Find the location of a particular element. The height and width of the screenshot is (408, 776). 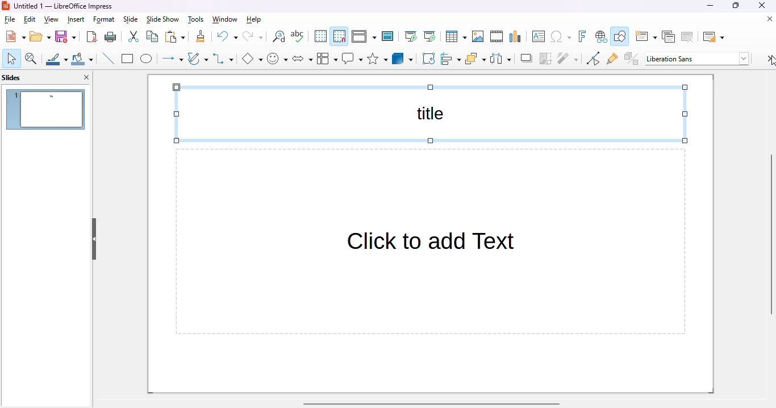

Untitled 1 - LibreOffice Impress is located at coordinates (64, 6).